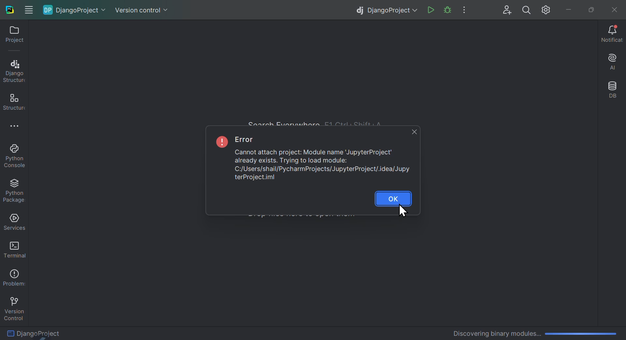 The width and height of the screenshot is (626, 340). What do you see at coordinates (431, 10) in the screenshot?
I see `Run file` at bounding box center [431, 10].